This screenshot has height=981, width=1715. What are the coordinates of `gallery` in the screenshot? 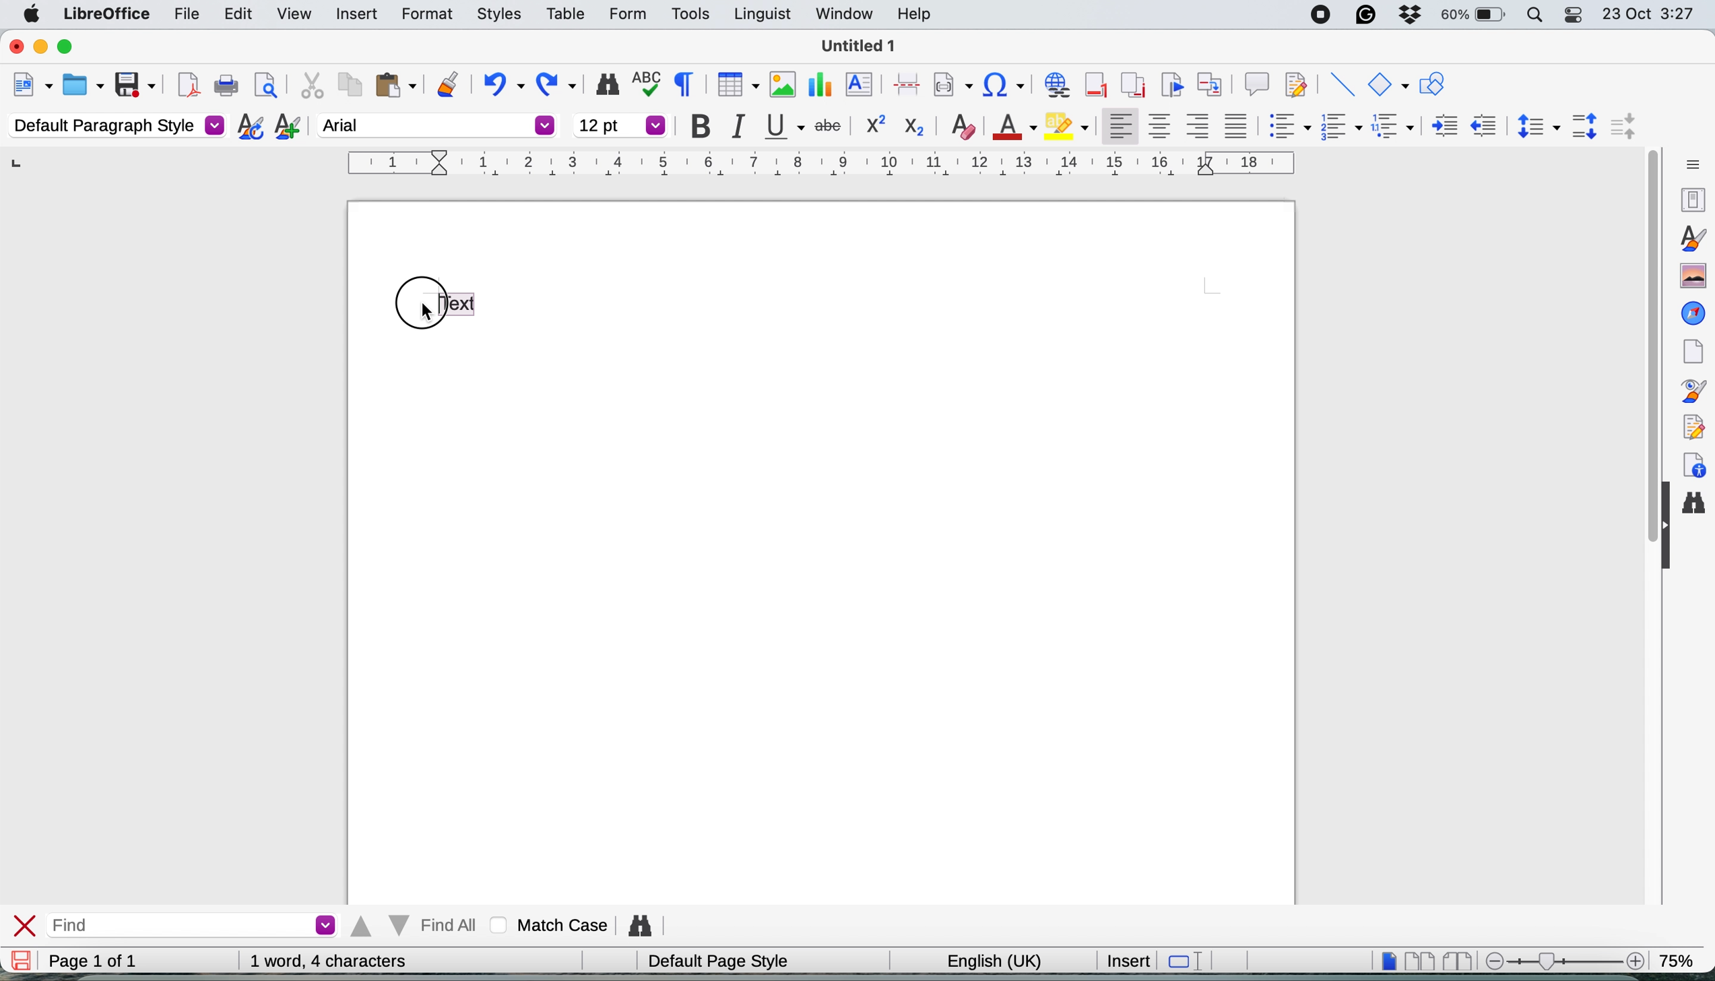 It's located at (1691, 276).